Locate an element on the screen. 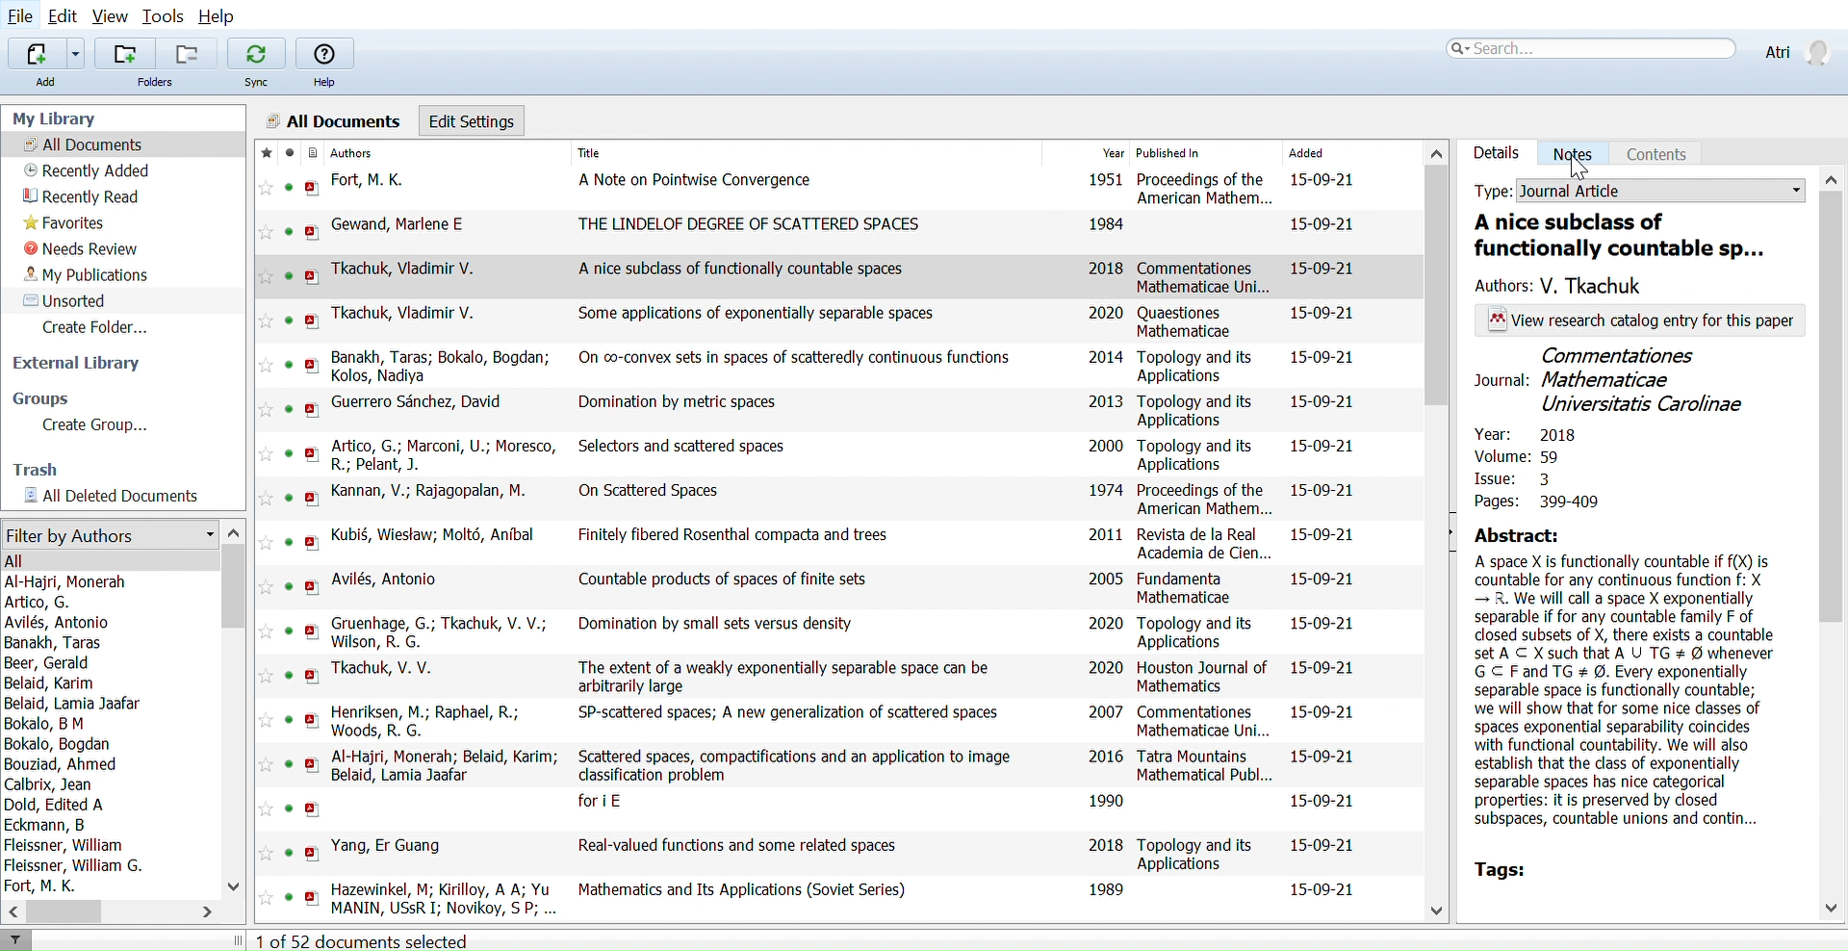 The width and height of the screenshot is (1848, 951). 2018 is located at coordinates (1107, 269).